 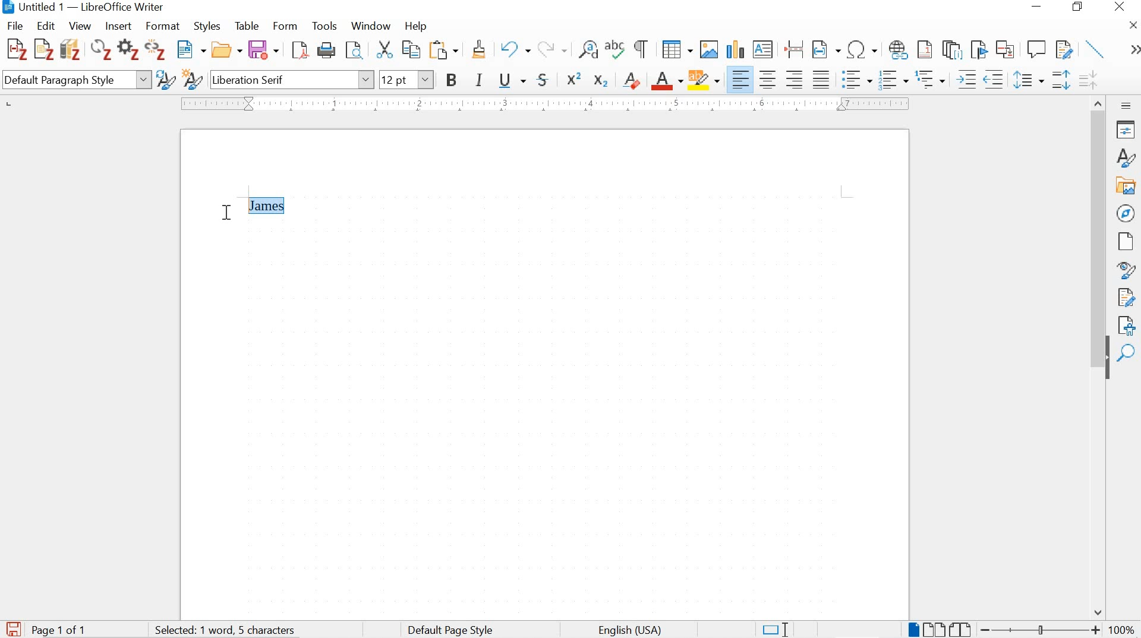 I want to click on toggle ordered list, so click(x=892, y=80).